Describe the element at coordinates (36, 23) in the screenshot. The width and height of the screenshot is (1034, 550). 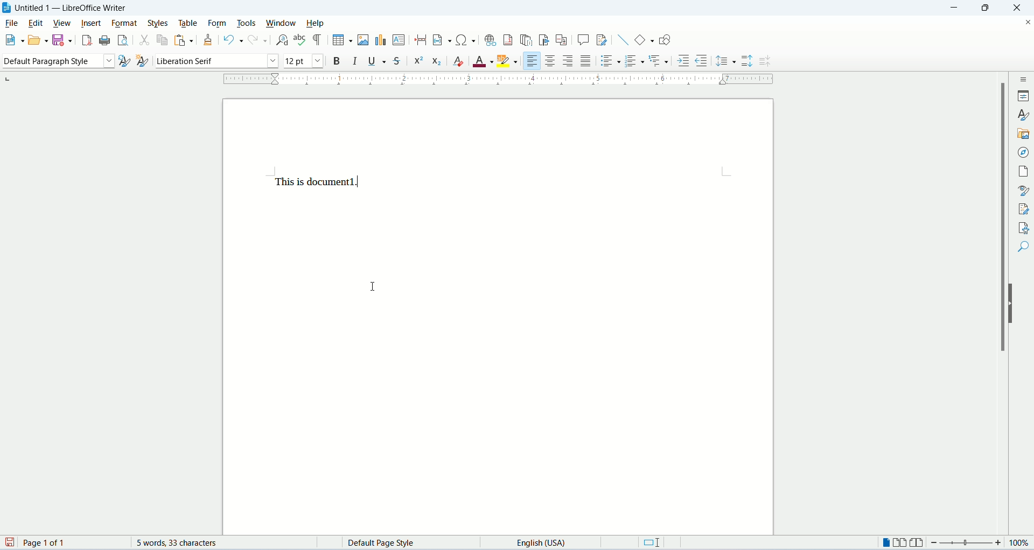
I see `edir` at that location.